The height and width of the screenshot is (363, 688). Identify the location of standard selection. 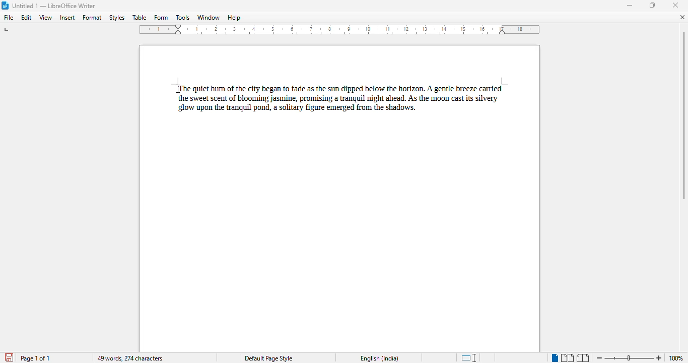
(469, 357).